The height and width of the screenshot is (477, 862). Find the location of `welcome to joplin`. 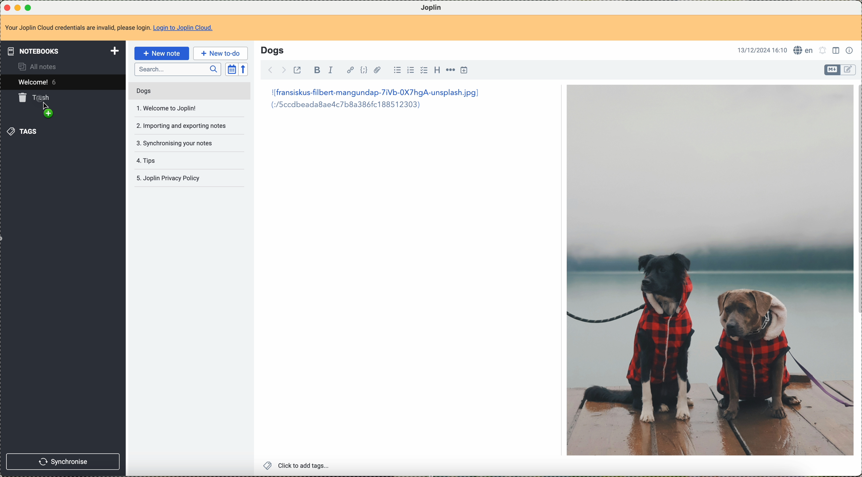

welcome to joplin is located at coordinates (168, 108).